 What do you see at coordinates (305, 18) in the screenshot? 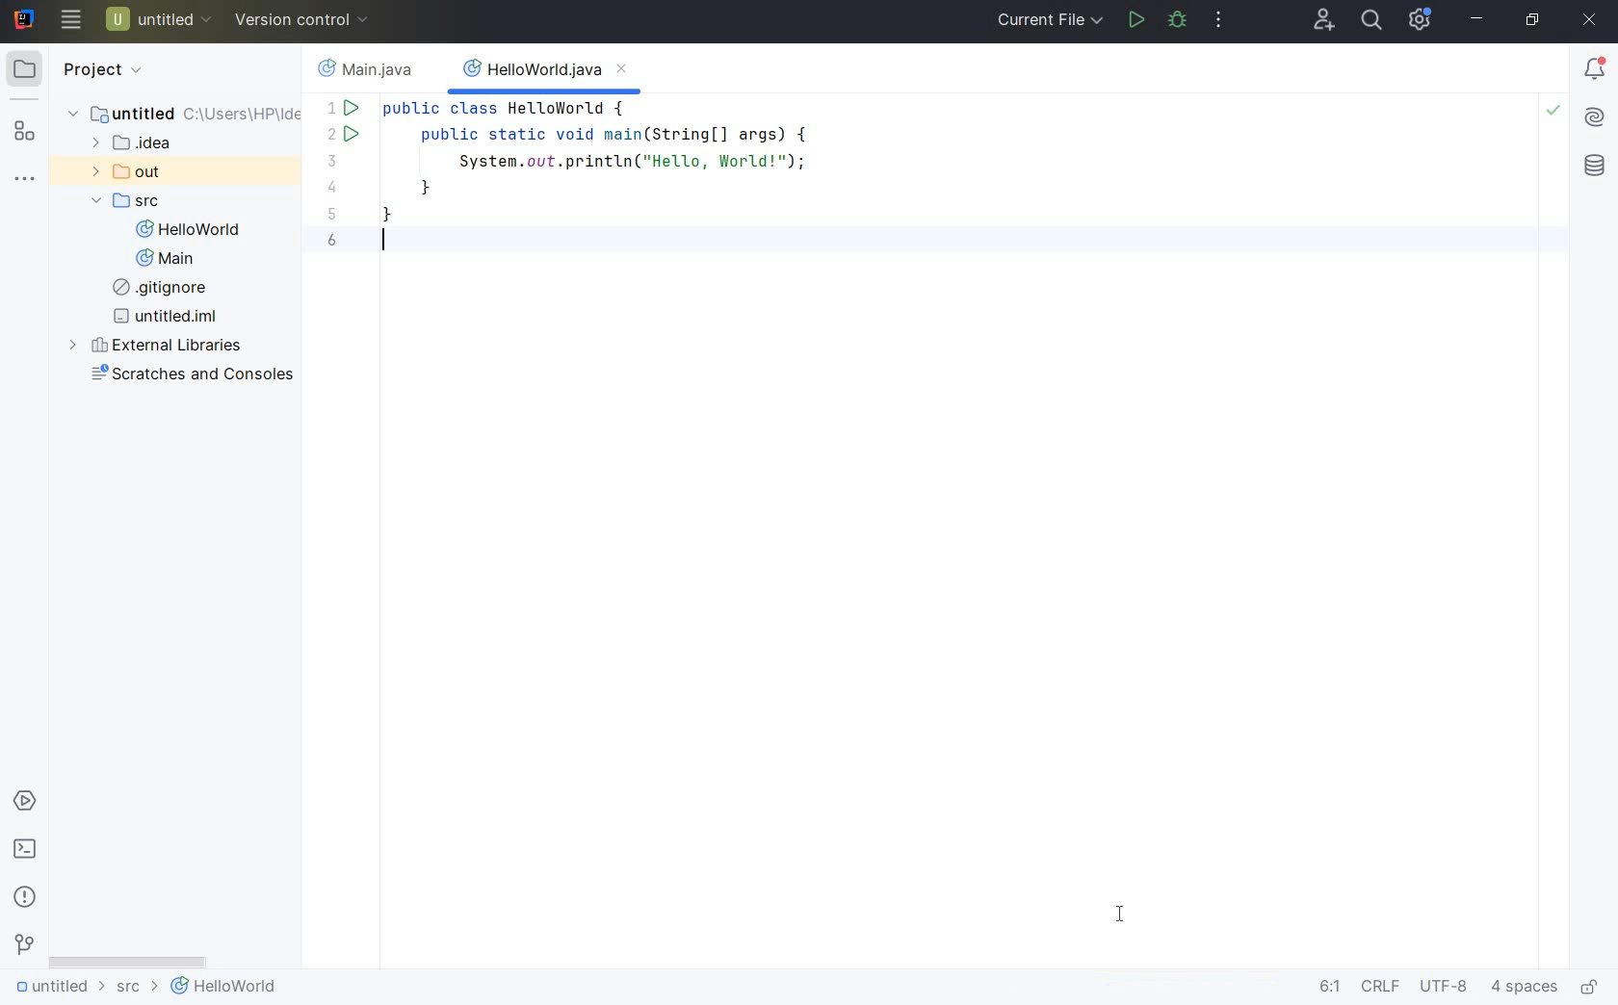
I see `VERSION CONTROL` at bounding box center [305, 18].